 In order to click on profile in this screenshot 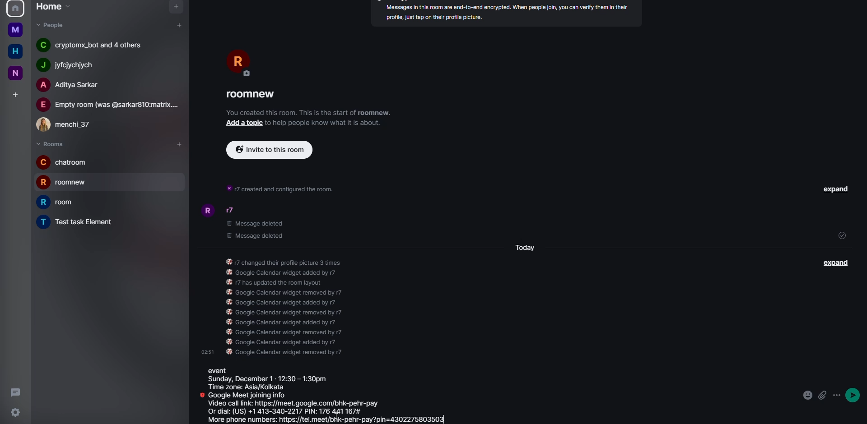, I will do `click(237, 65)`.